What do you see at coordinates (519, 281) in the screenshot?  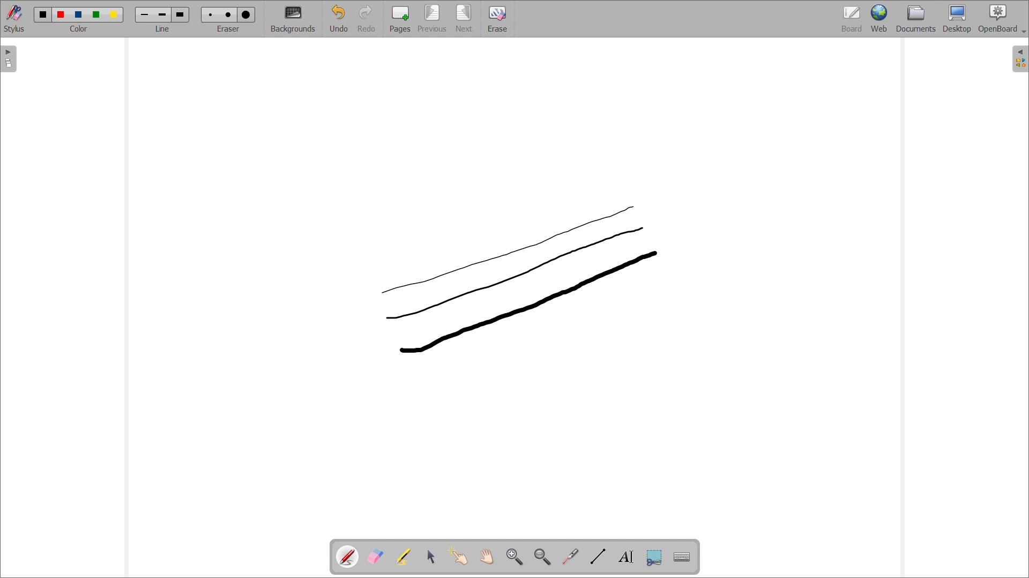 I see `3rd line drawn` at bounding box center [519, 281].